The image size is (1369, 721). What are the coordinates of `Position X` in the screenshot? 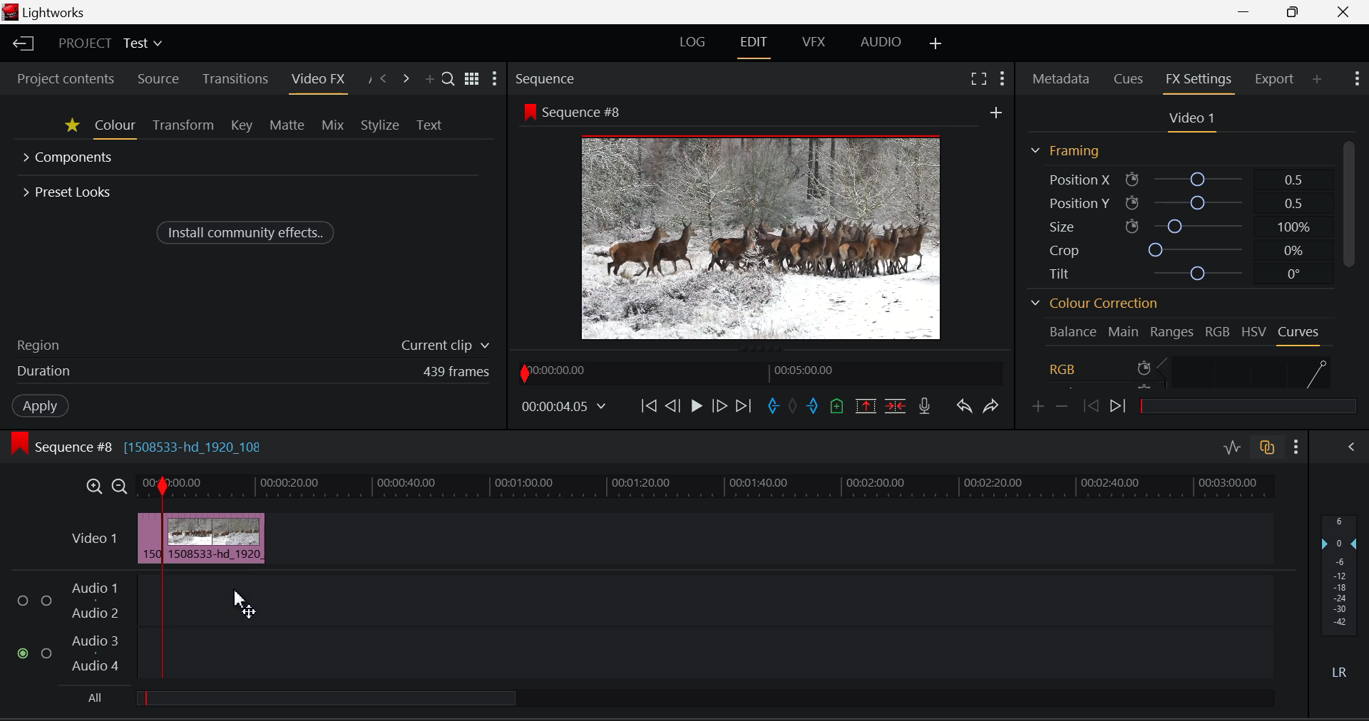 It's located at (1174, 179).